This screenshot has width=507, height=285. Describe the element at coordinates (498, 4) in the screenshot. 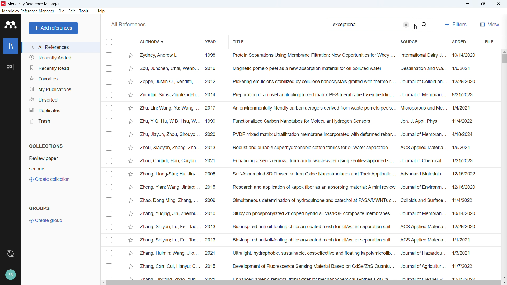

I see `Close ` at that location.